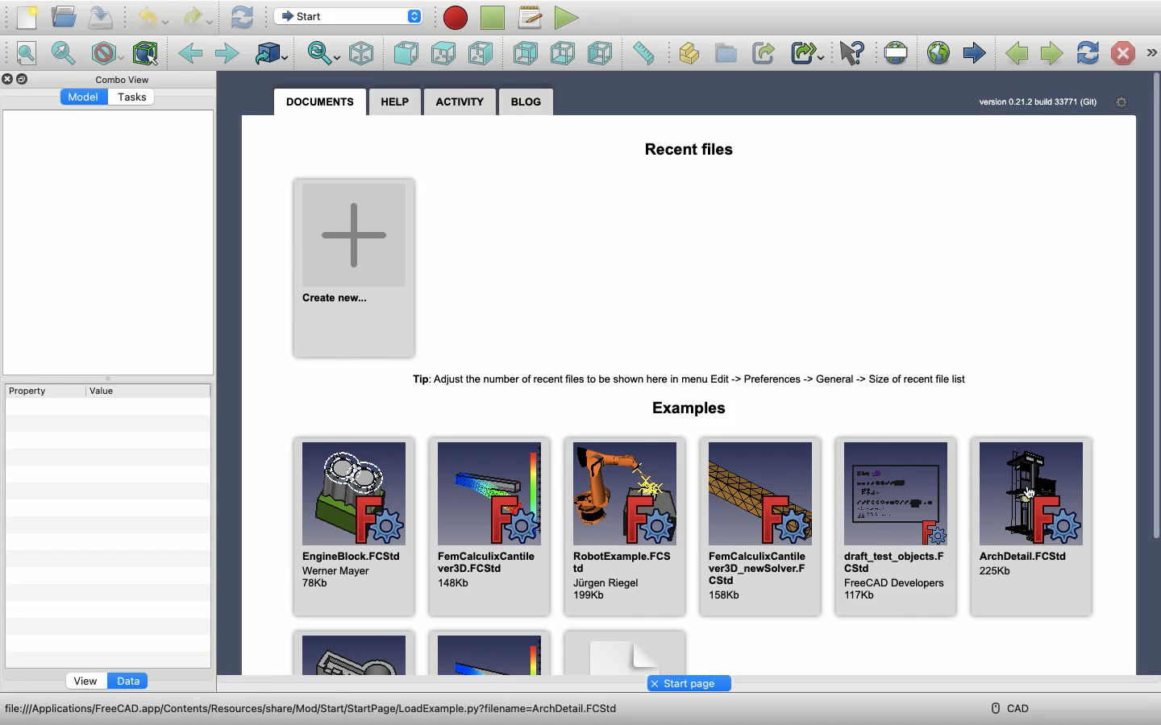 The width and height of the screenshot is (1161, 725). I want to click on Open start page preferences, so click(1120, 102).